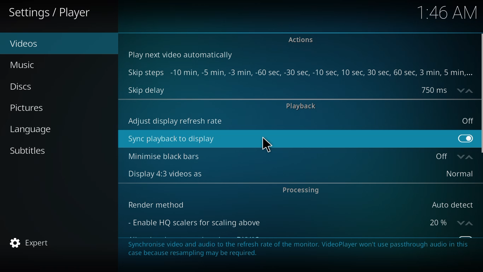  What do you see at coordinates (25, 87) in the screenshot?
I see `discs` at bounding box center [25, 87].